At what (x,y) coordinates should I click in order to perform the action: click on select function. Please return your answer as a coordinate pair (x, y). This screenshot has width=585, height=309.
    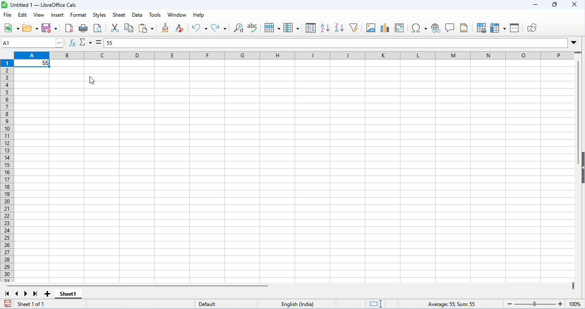
    Looking at the image, I should click on (86, 42).